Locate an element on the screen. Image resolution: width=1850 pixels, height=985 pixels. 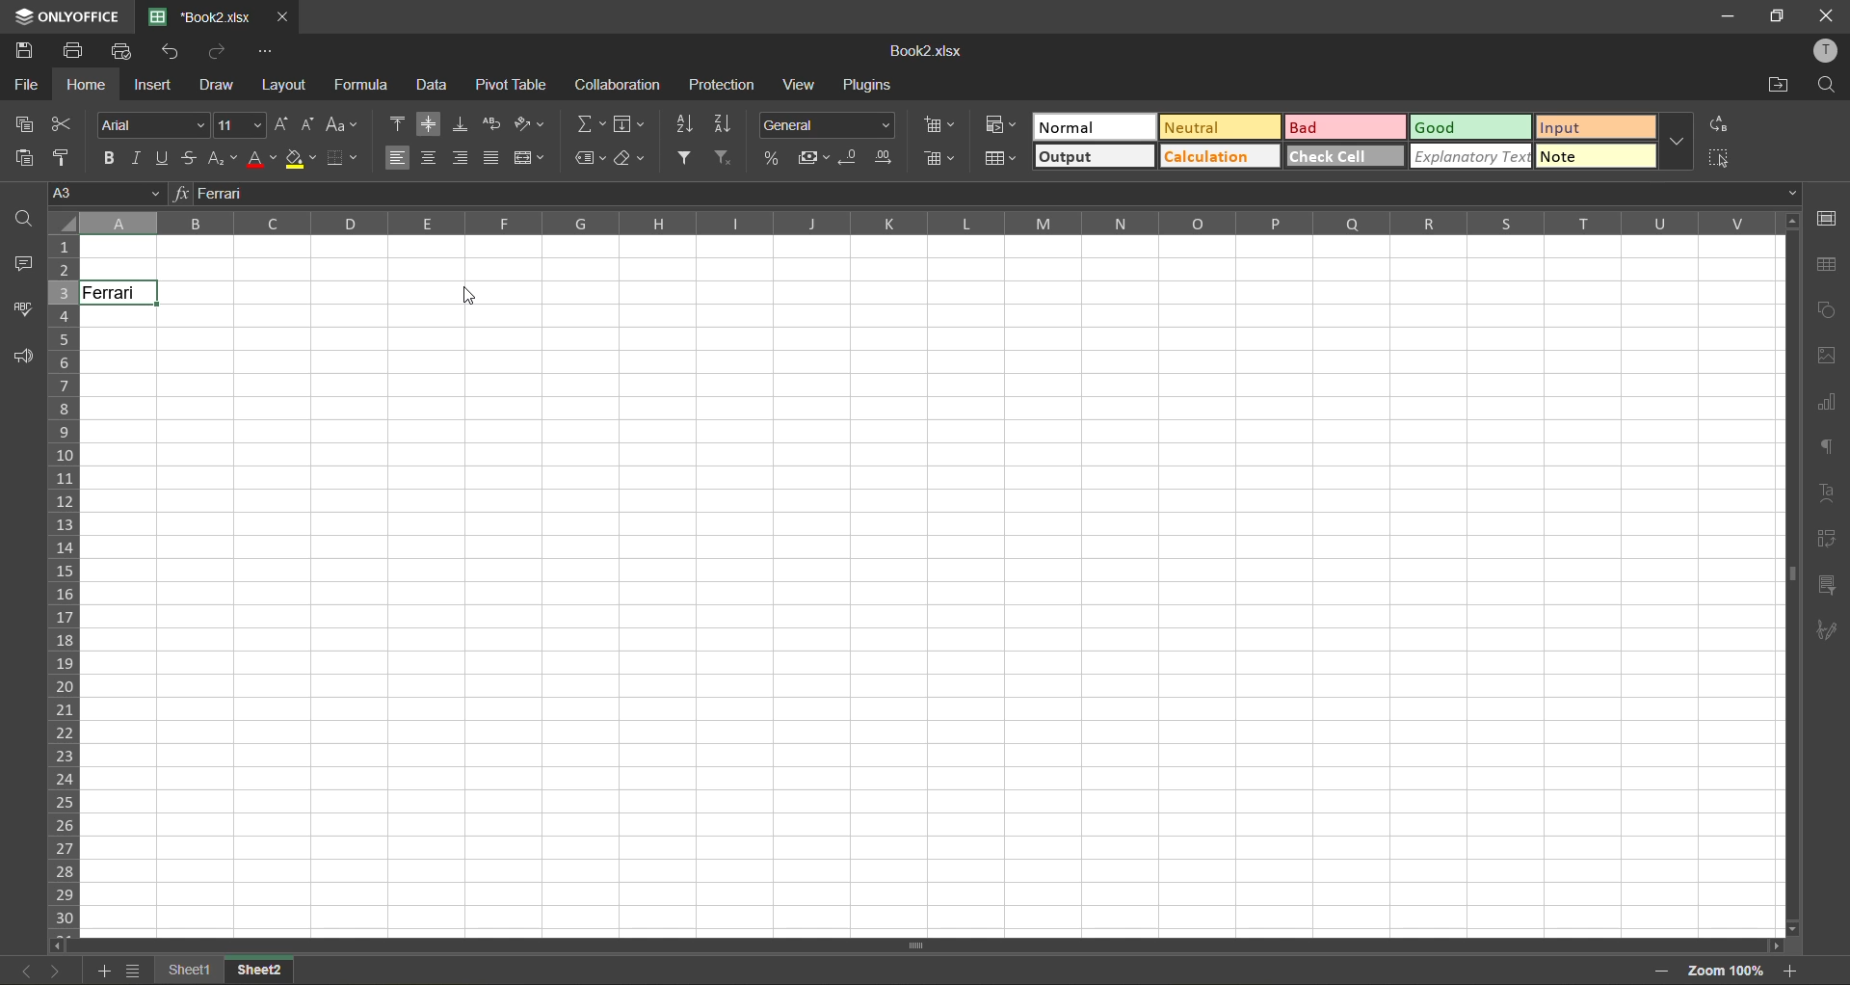
font style is located at coordinates (151, 125).